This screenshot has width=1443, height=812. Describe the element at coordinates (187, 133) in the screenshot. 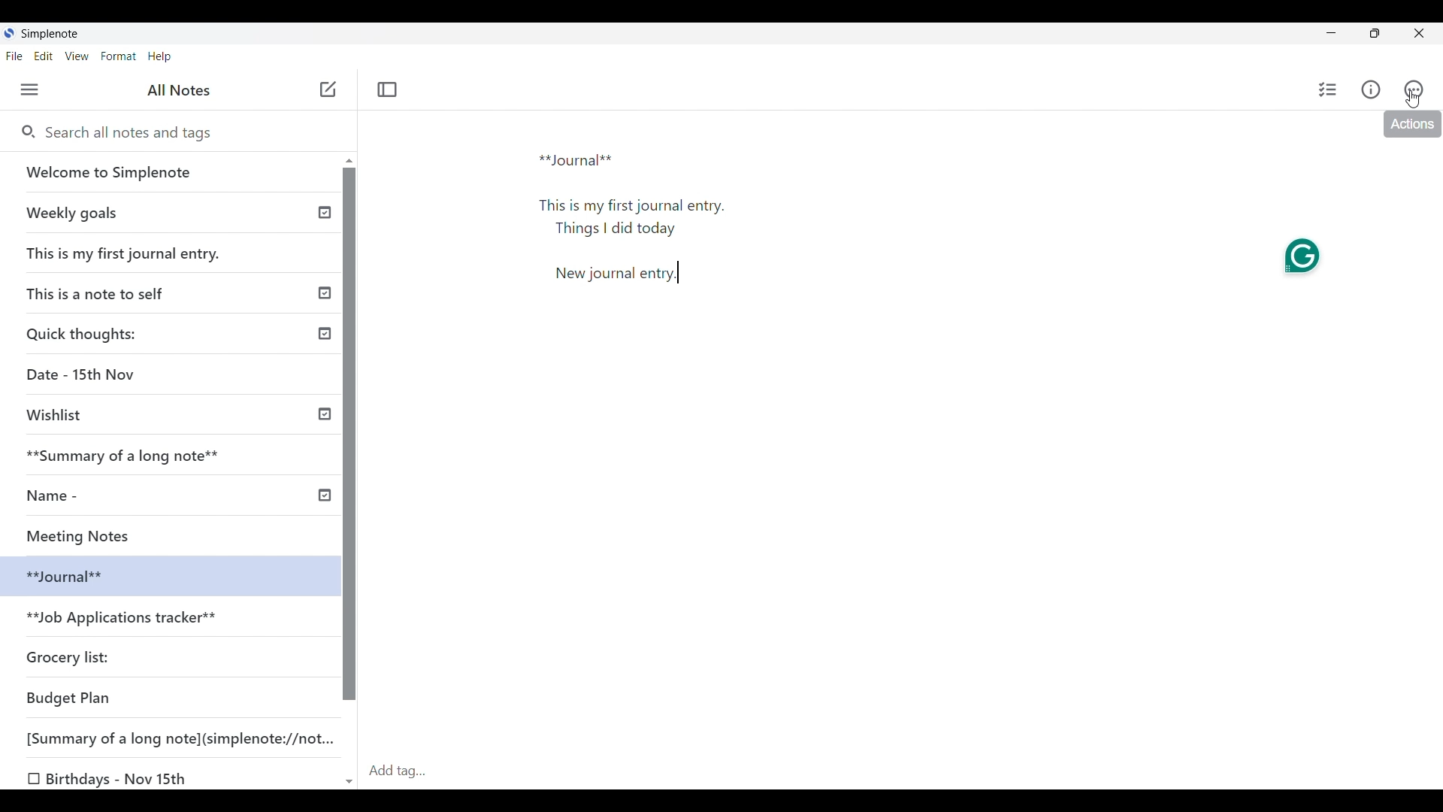

I see `Search all notes and tags` at that location.